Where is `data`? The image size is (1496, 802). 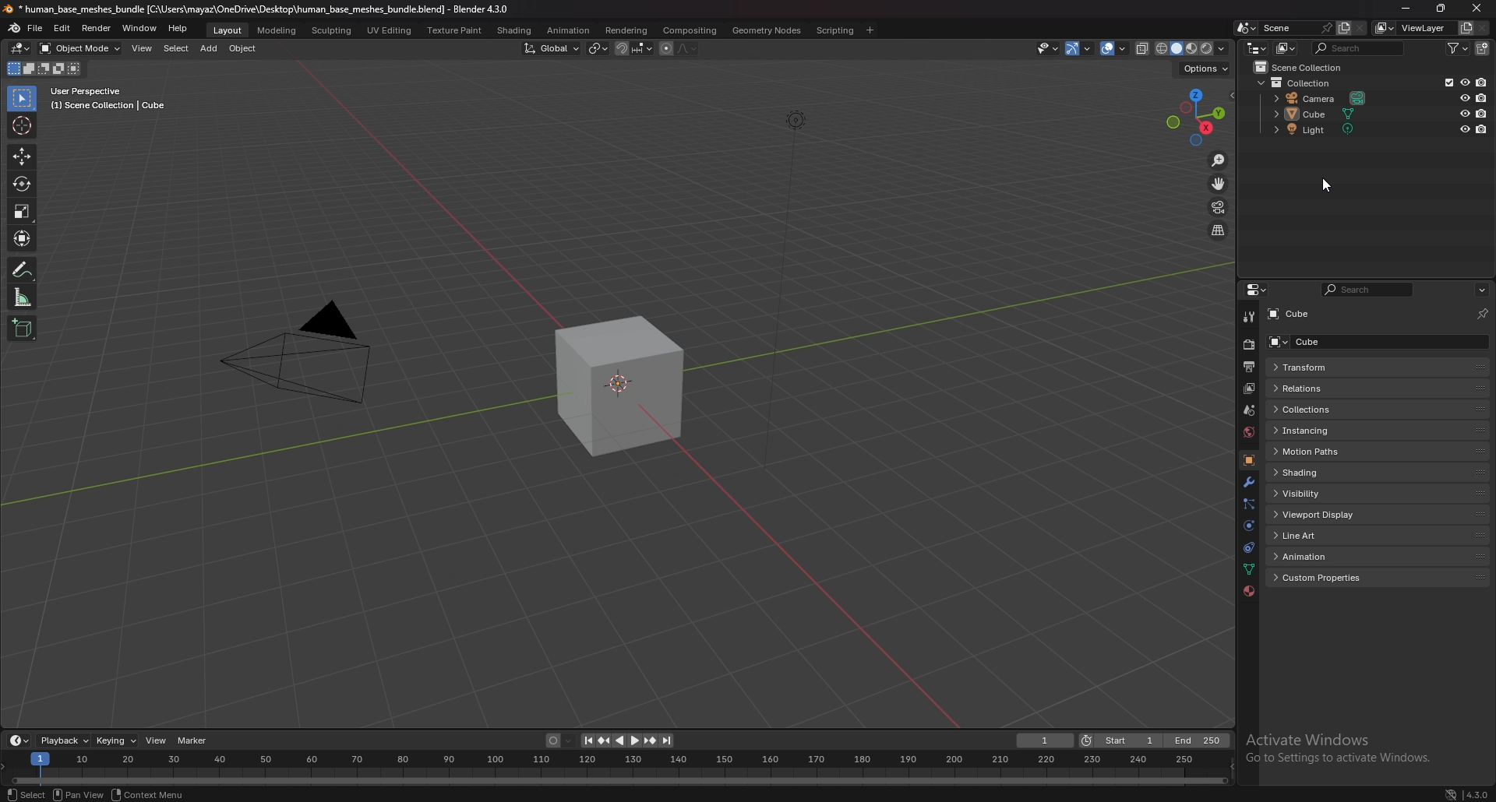
data is located at coordinates (1248, 569).